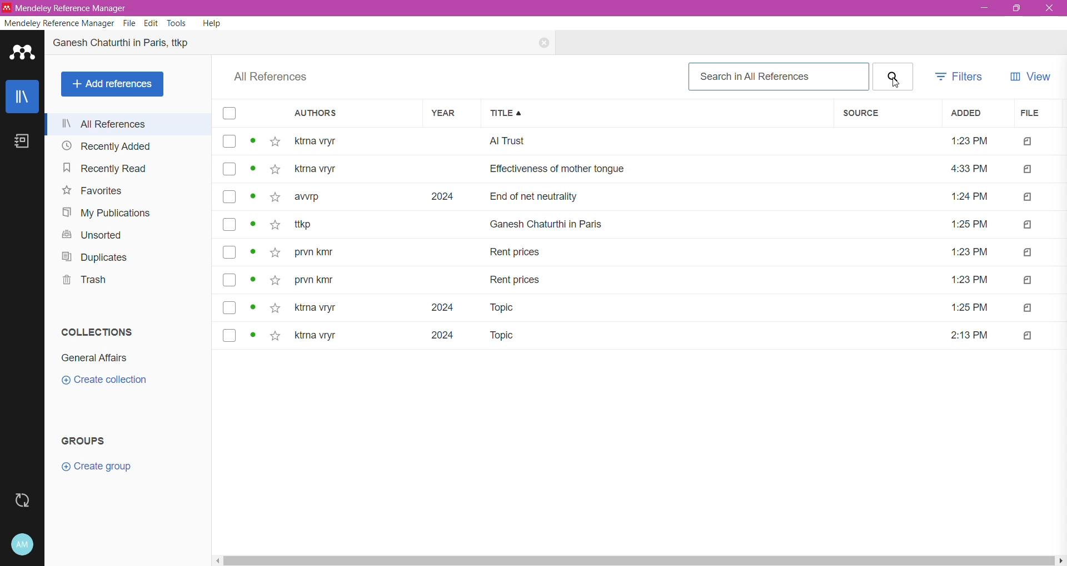  What do you see at coordinates (895, 81) in the screenshot?
I see `cursor` at bounding box center [895, 81].